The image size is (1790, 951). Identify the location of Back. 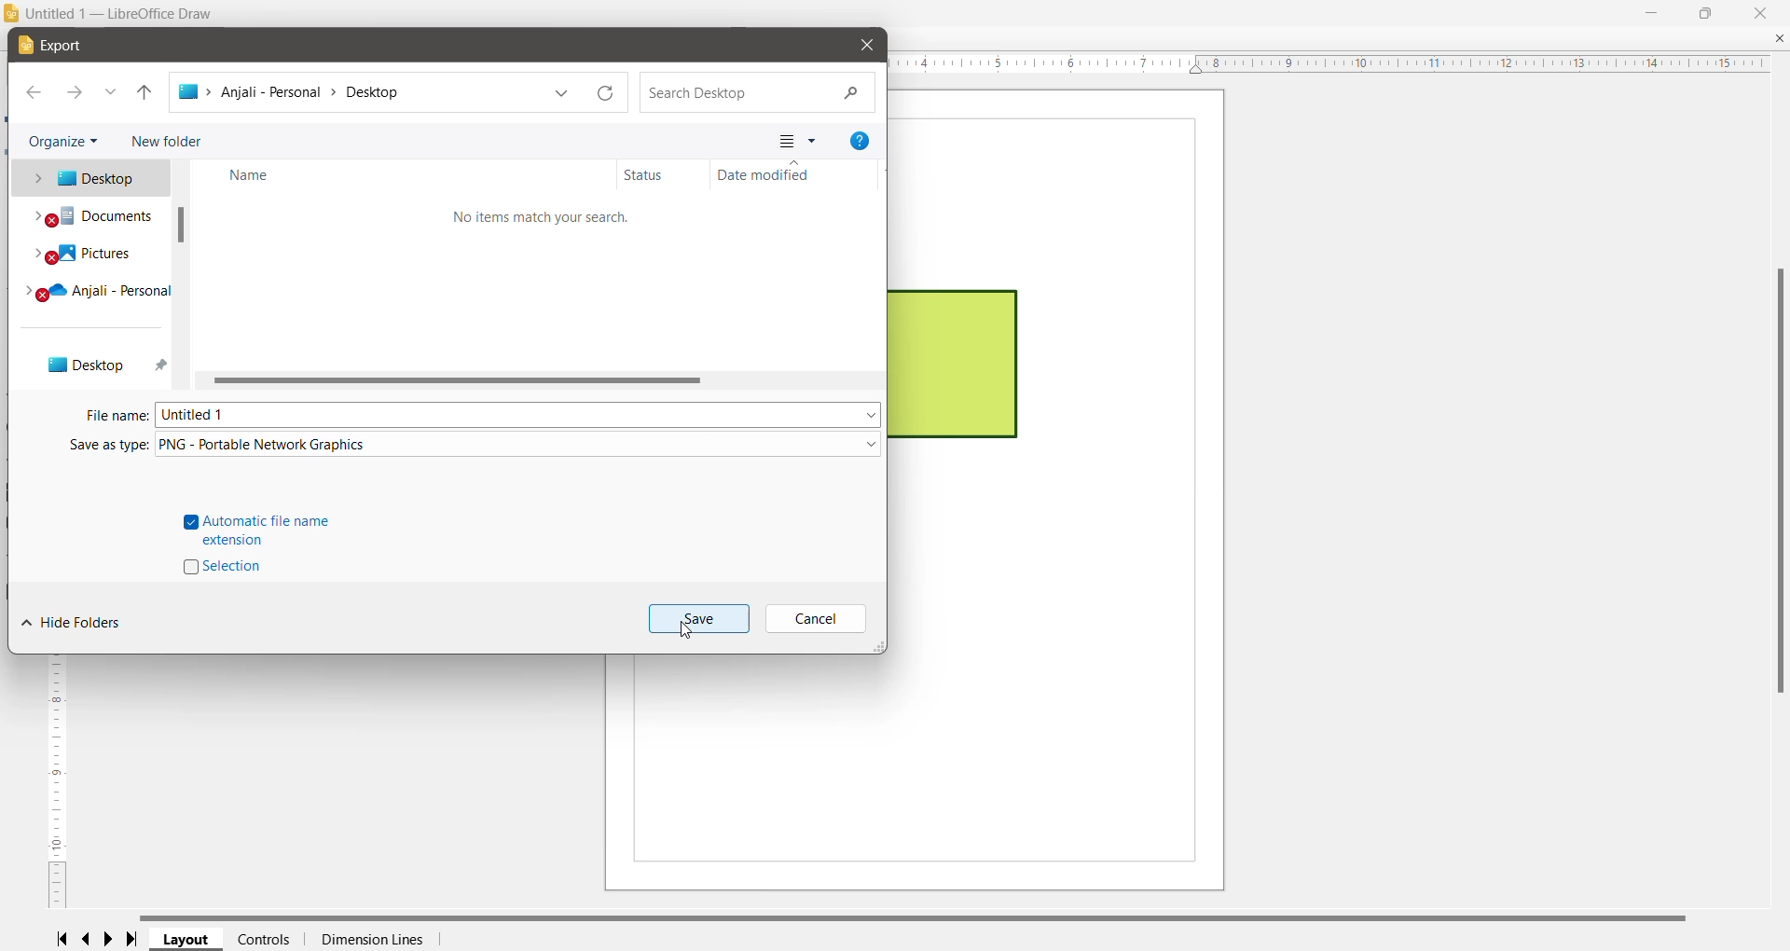
(34, 93).